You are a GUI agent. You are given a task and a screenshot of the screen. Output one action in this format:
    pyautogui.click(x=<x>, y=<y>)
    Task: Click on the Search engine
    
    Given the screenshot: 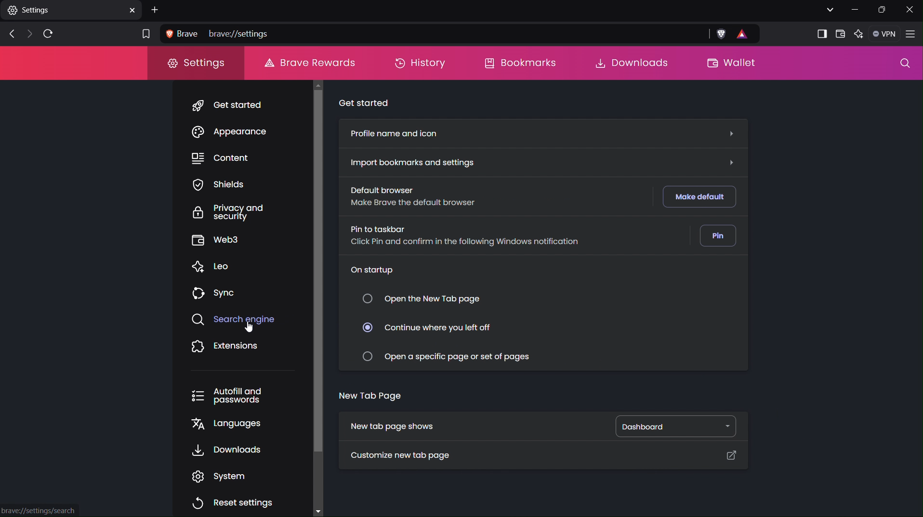 What is the action you would take?
    pyautogui.click(x=233, y=320)
    